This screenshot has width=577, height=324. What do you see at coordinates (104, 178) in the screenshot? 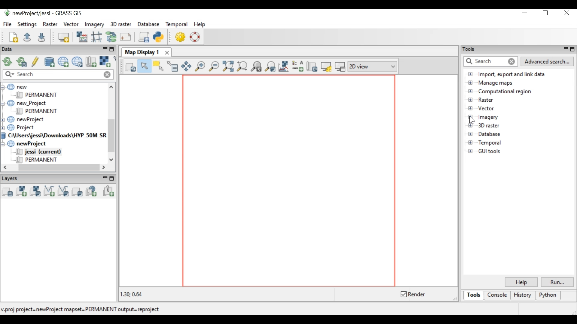
I see `Minimize` at bounding box center [104, 178].